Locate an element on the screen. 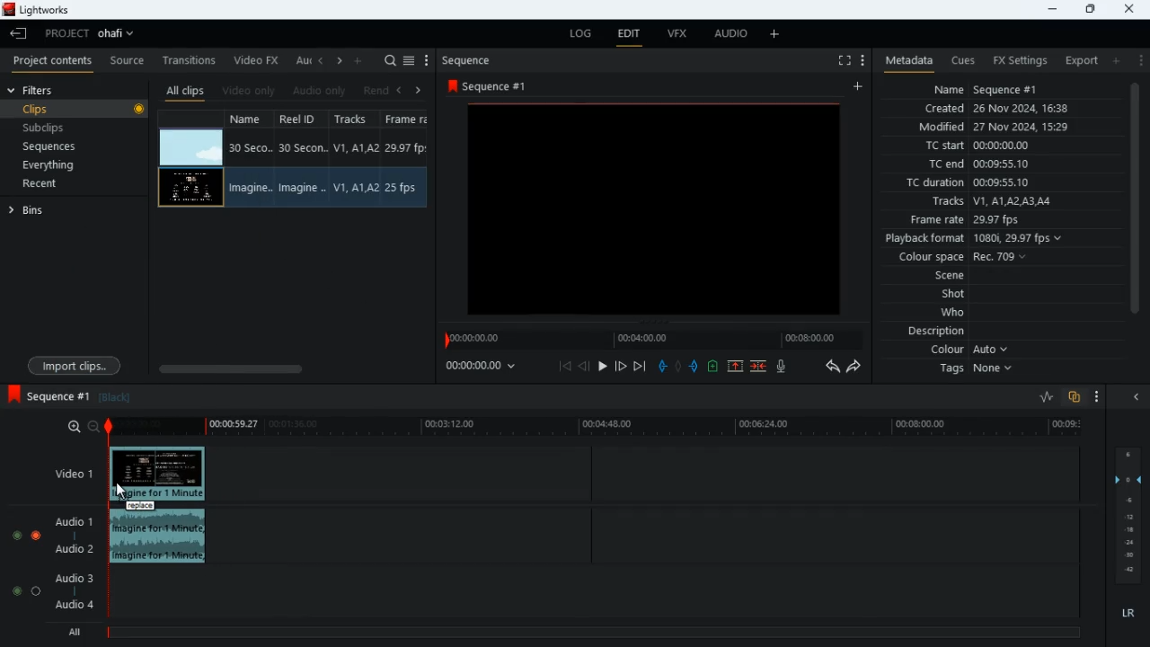 The image size is (1150, 647). fx settings is located at coordinates (1019, 59).